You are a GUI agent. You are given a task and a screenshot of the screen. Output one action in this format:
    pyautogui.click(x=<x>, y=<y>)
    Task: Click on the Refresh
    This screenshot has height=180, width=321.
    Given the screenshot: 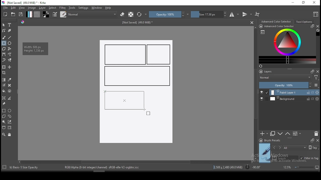 What is the action you would take?
    pyautogui.click(x=263, y=66)
    